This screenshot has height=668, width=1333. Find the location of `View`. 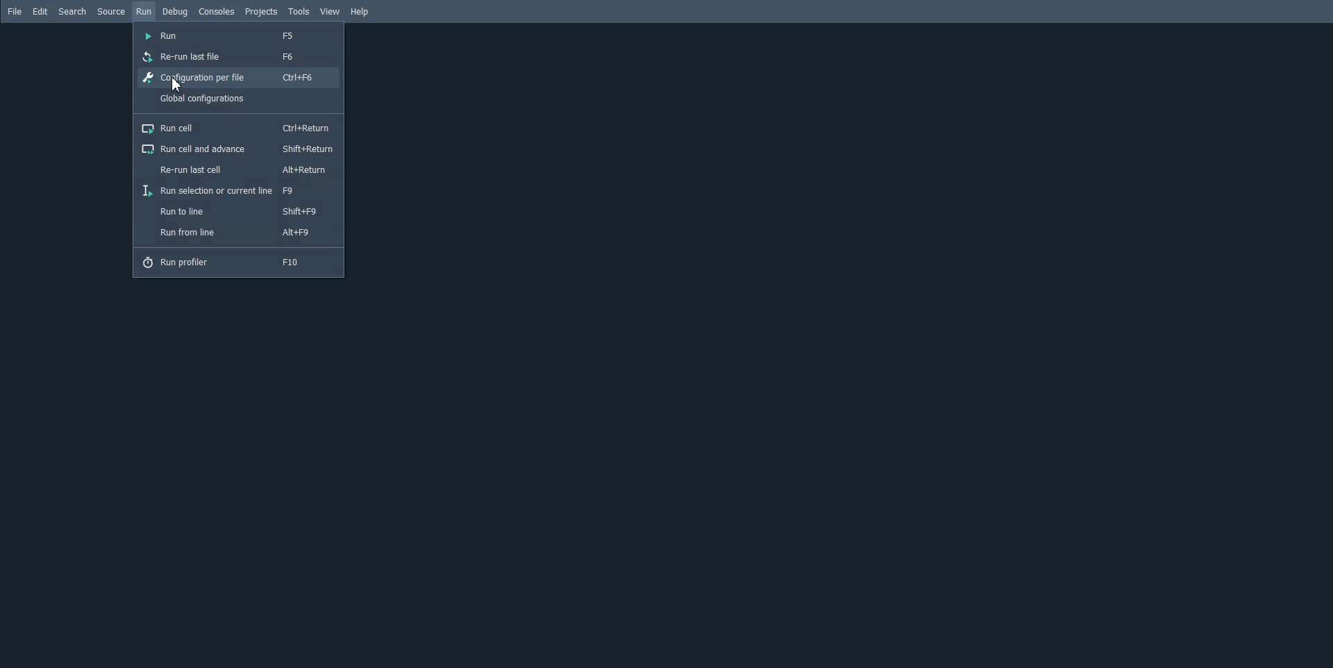

View is located at coordinates (330, 12).